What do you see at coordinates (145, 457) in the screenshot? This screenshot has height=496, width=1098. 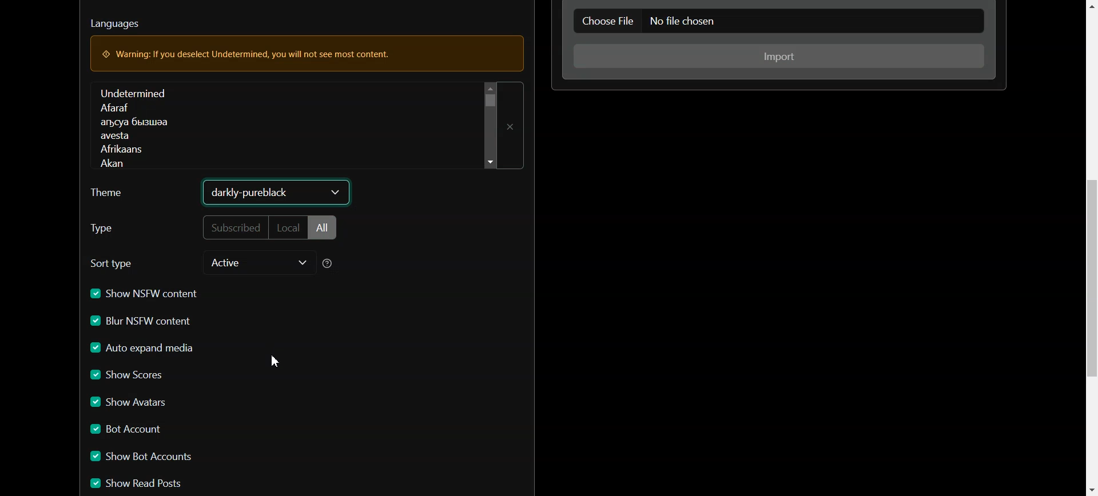 I see `Show Bot Accounts` at bounding box center [145, 457].